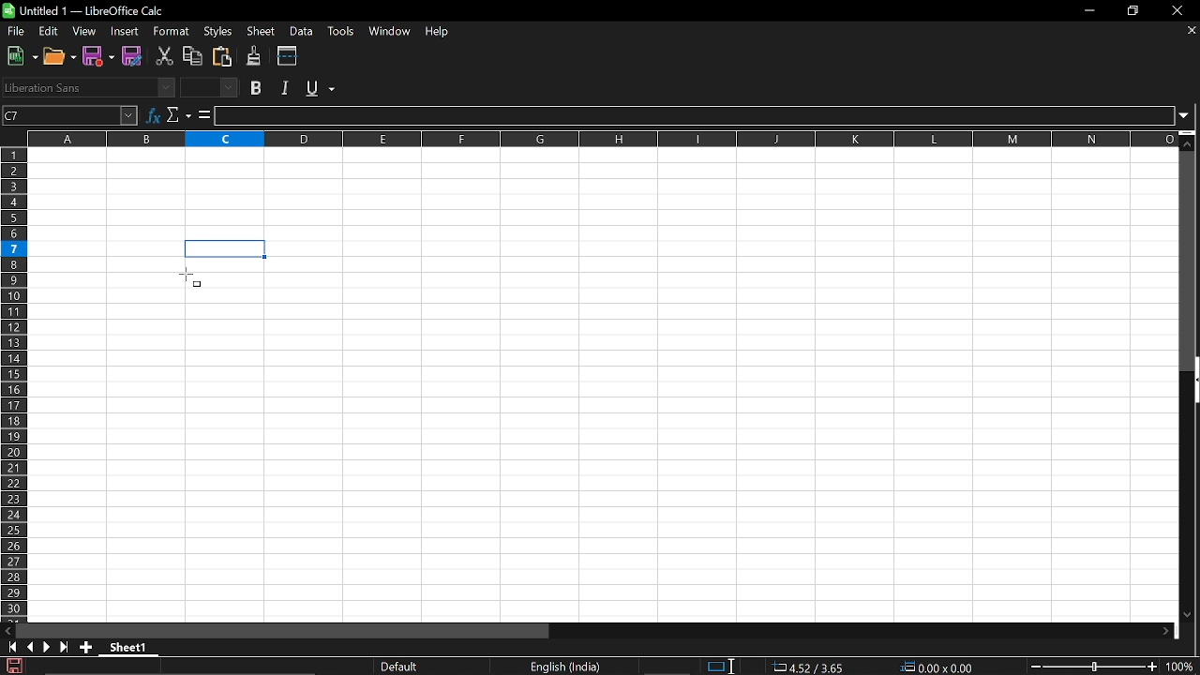  I want to click on Name box, so click(70, 114).